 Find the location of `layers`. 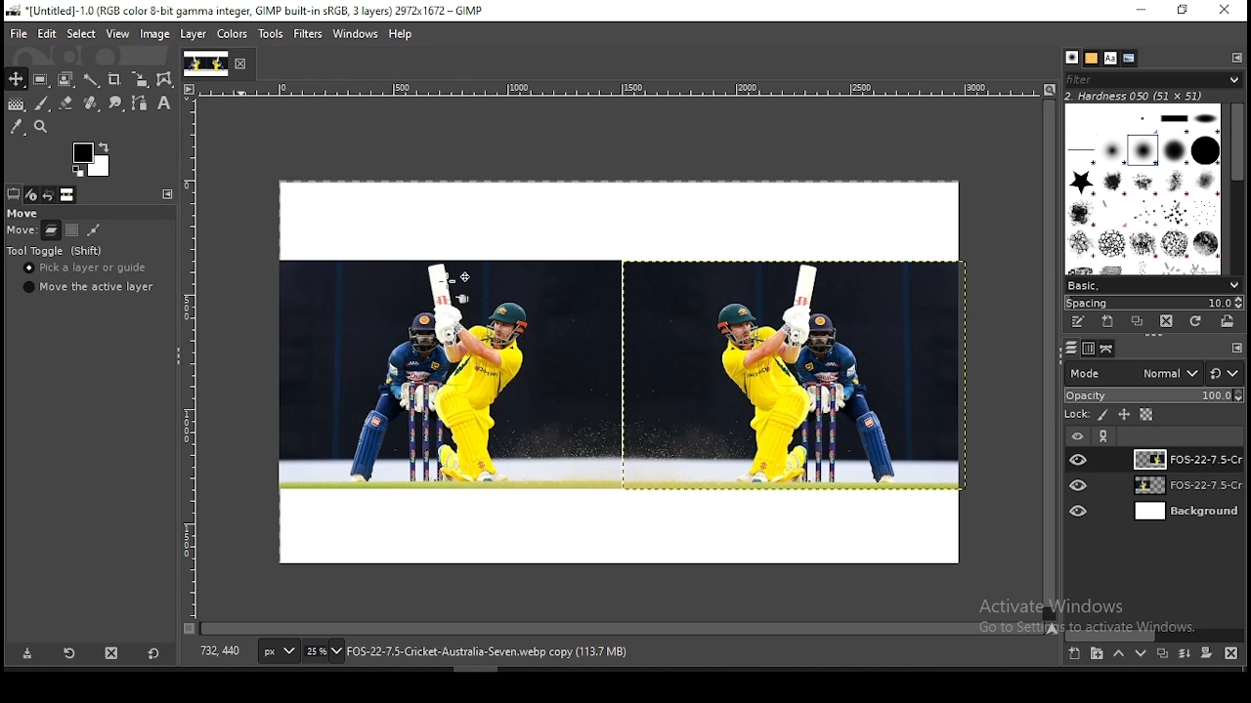

layers is located at coordinates (1069, 349).